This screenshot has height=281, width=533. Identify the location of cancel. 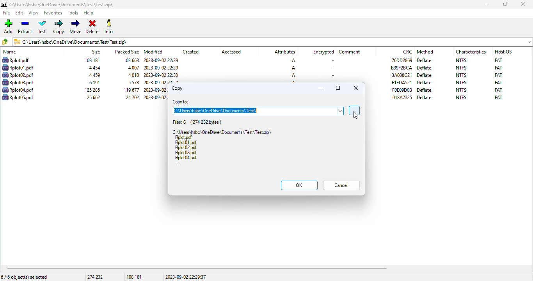
(341, 185).